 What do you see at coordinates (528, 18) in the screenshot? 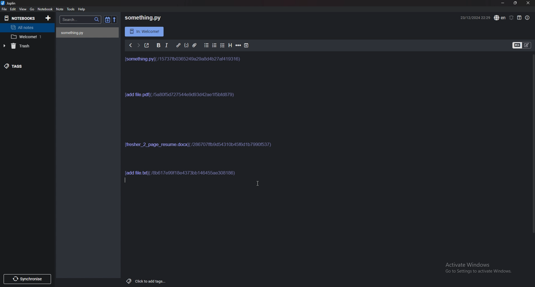
I see `Properties` at bounding box center [528, 18].